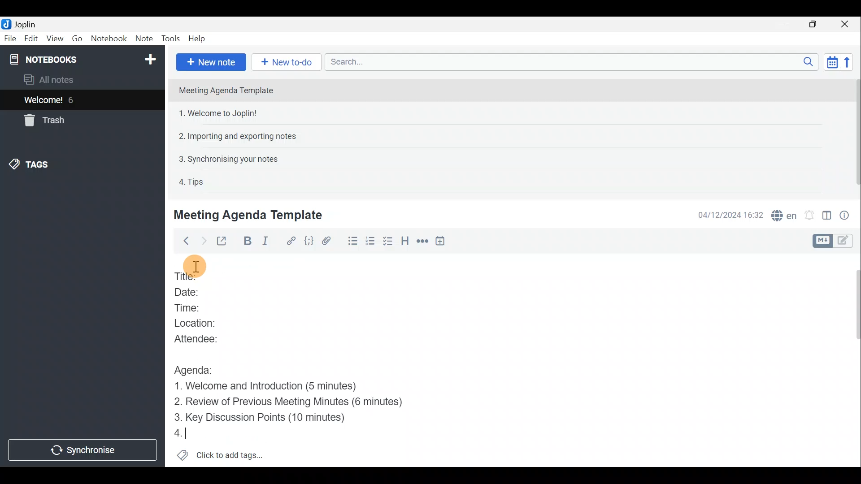 The image size is (861, 484). What do you see at coordinates (64, 79) in the screenshot?
I see `All notes` at bounding box center [64, 79].